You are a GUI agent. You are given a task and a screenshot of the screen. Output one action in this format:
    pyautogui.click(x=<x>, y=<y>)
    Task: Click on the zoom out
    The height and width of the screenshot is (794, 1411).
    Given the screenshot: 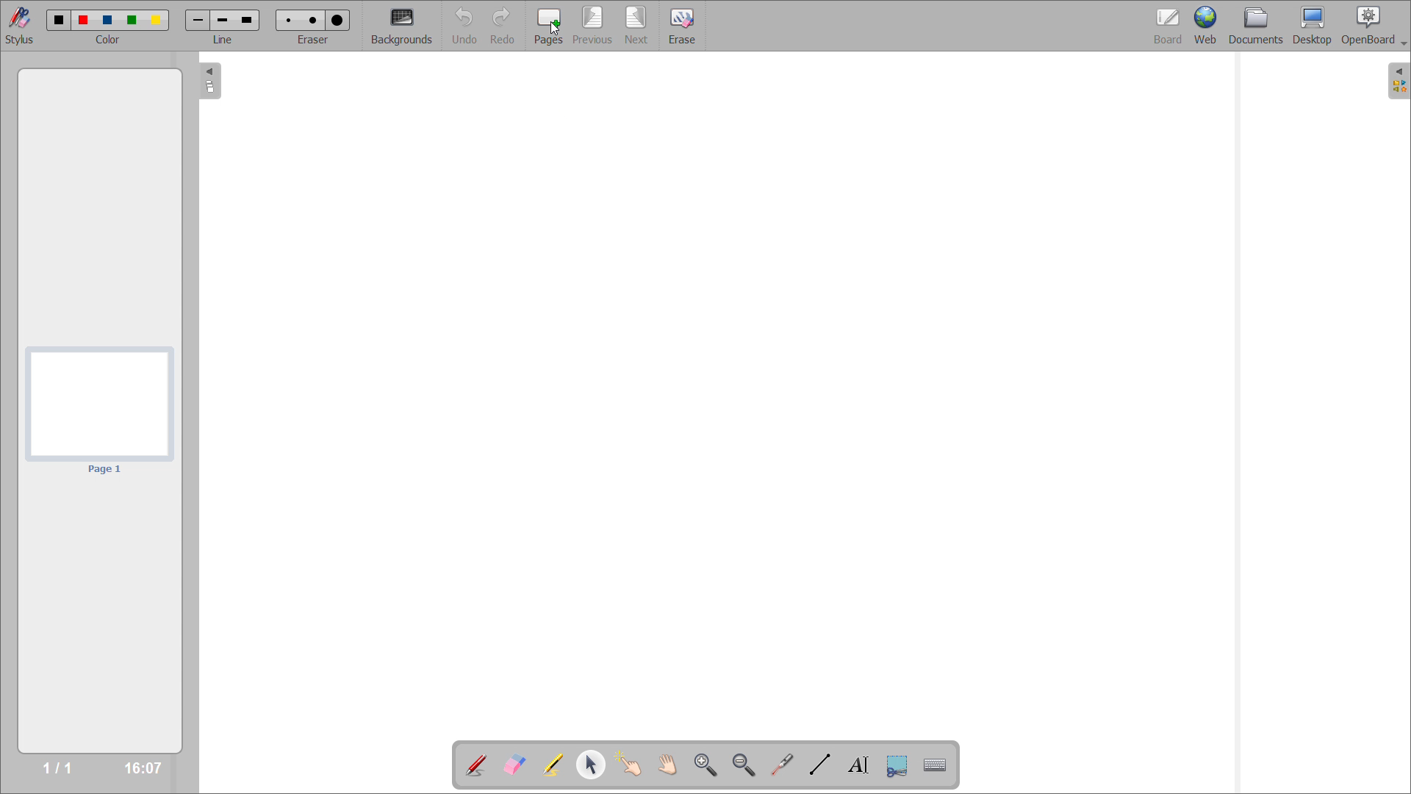 What is the action you would take?
    pyautogui.click(x=744, y=765)
    